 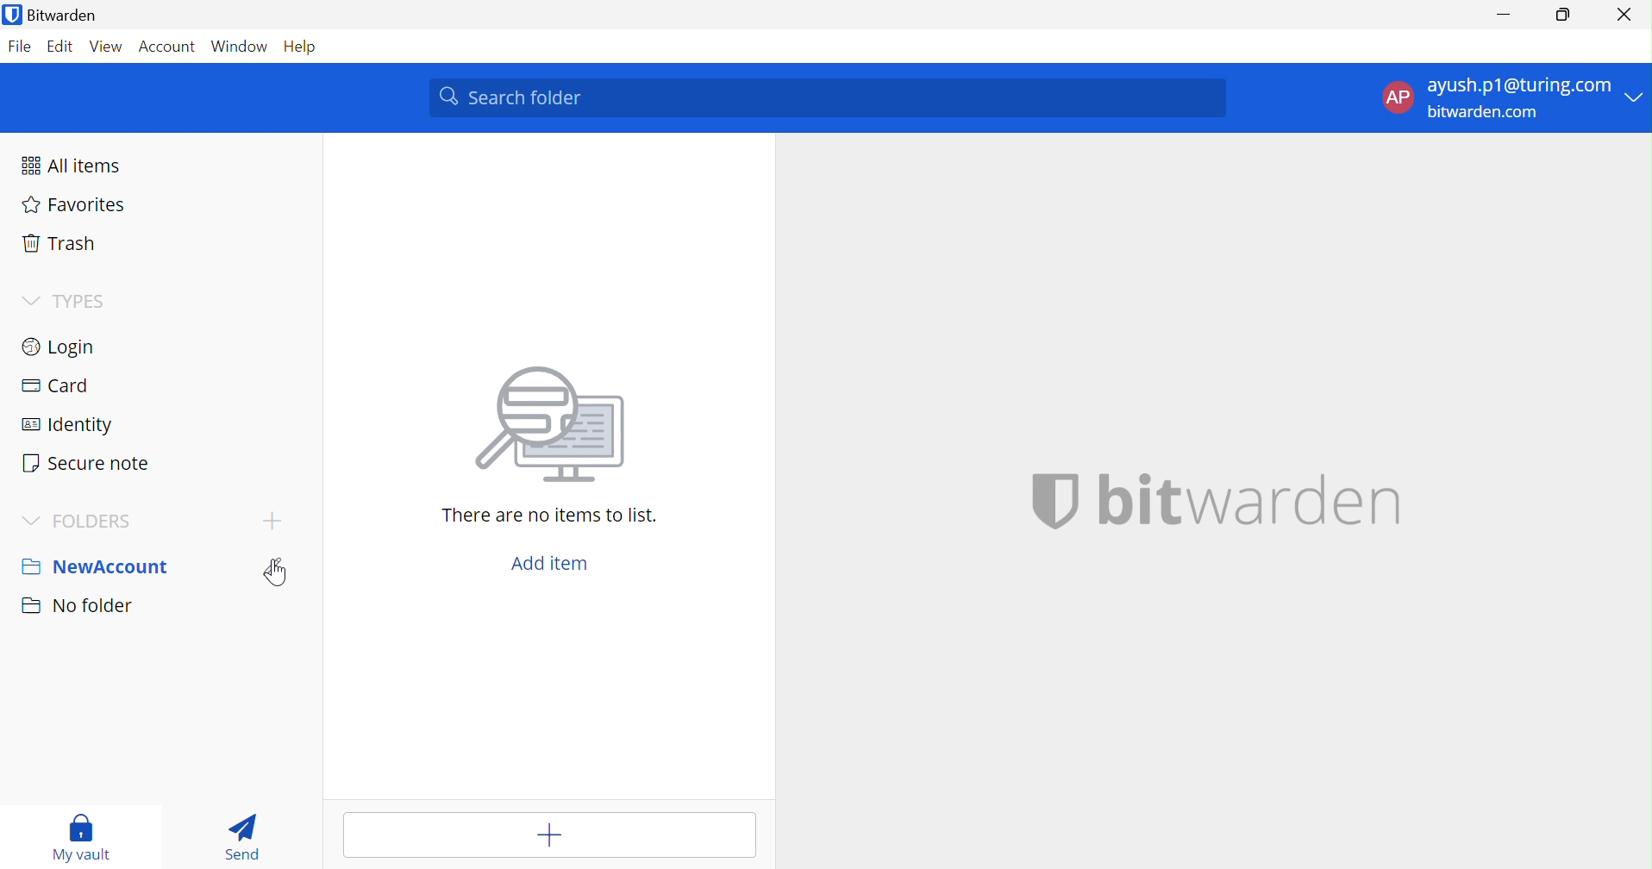 I want to click on bitwarden logo, so click(x=1043, y=499).